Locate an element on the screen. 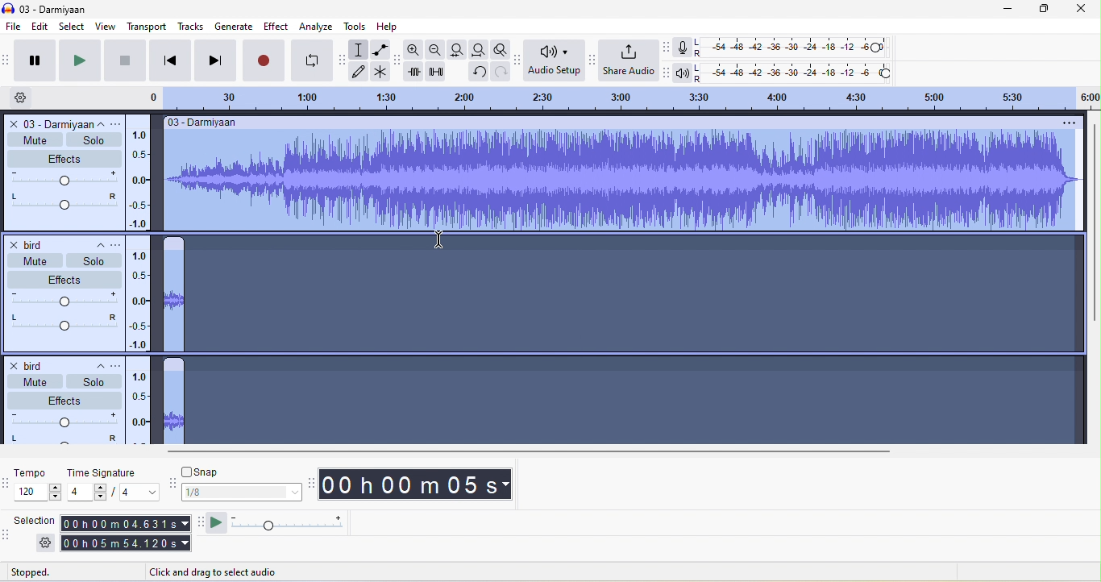 Image resolution: width=1101 pixels, height=582 pixels. edit is located at coordinates (44, 27).